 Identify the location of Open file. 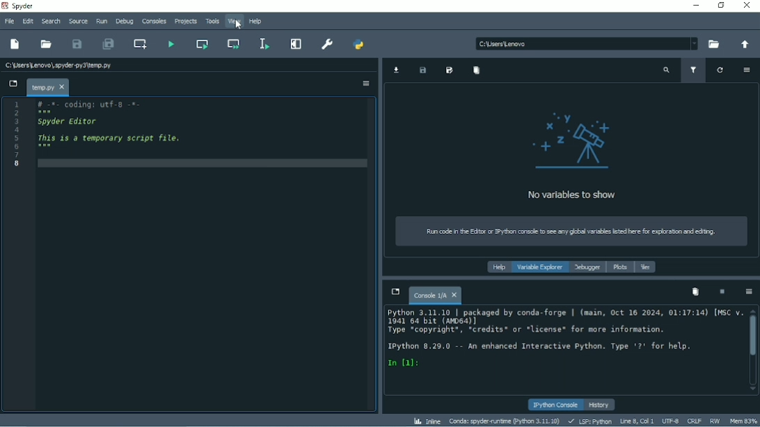
(47, 44).